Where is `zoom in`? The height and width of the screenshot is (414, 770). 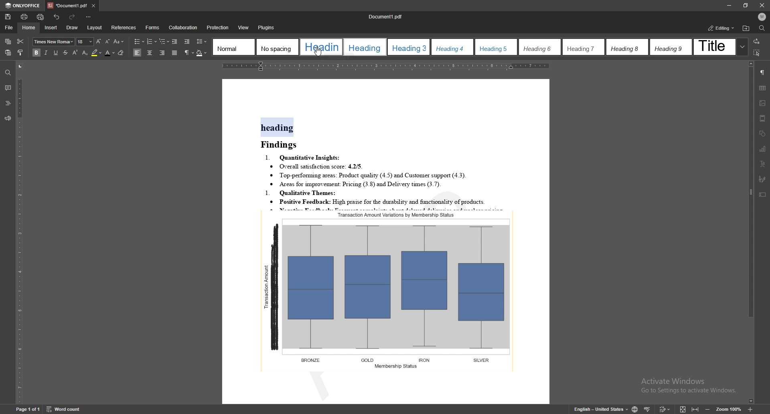 zoom in is located at coordinates (752, 409).